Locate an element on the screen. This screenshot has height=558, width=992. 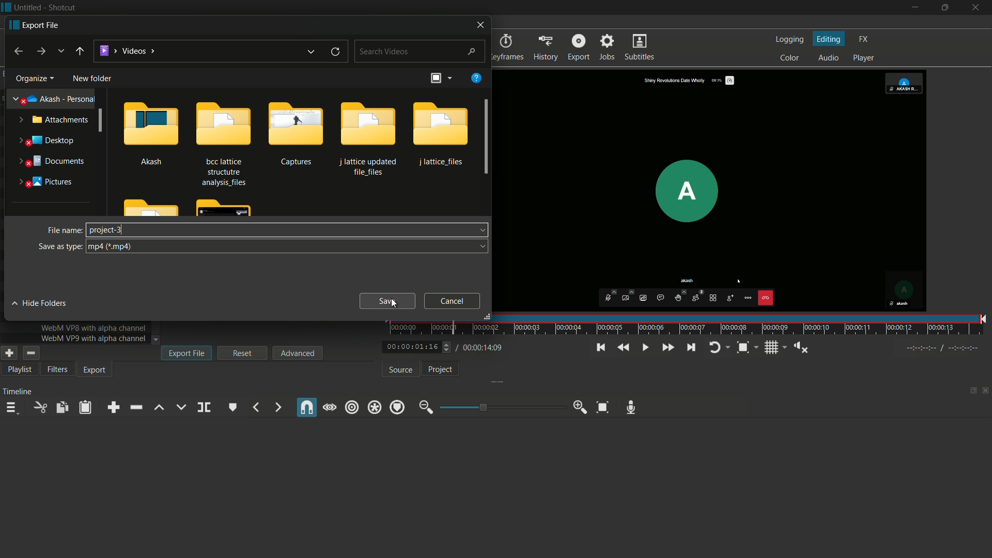
player is located at coordinates (864, 58).